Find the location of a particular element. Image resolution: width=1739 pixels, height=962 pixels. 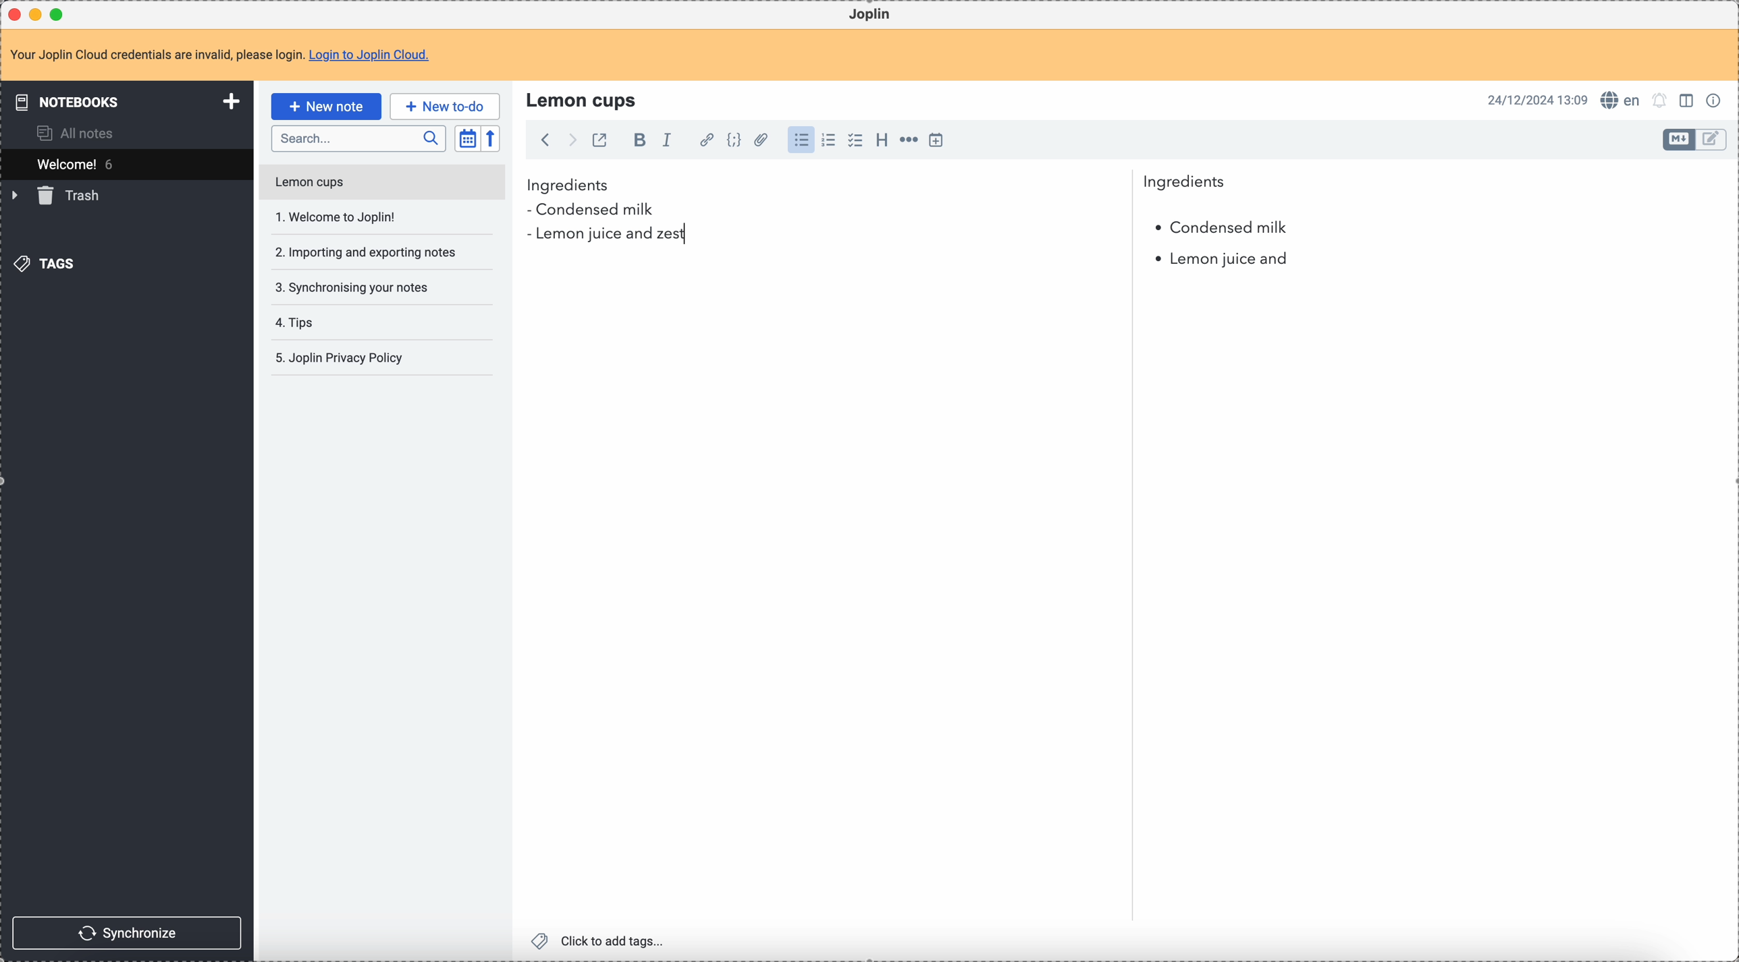

maximize is located at coordinates (60, 13).